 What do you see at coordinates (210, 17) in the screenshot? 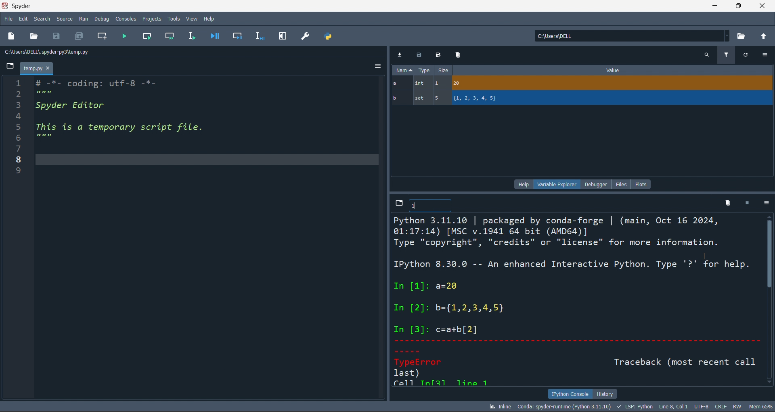
I see `help` at bounding box center [210, 17].